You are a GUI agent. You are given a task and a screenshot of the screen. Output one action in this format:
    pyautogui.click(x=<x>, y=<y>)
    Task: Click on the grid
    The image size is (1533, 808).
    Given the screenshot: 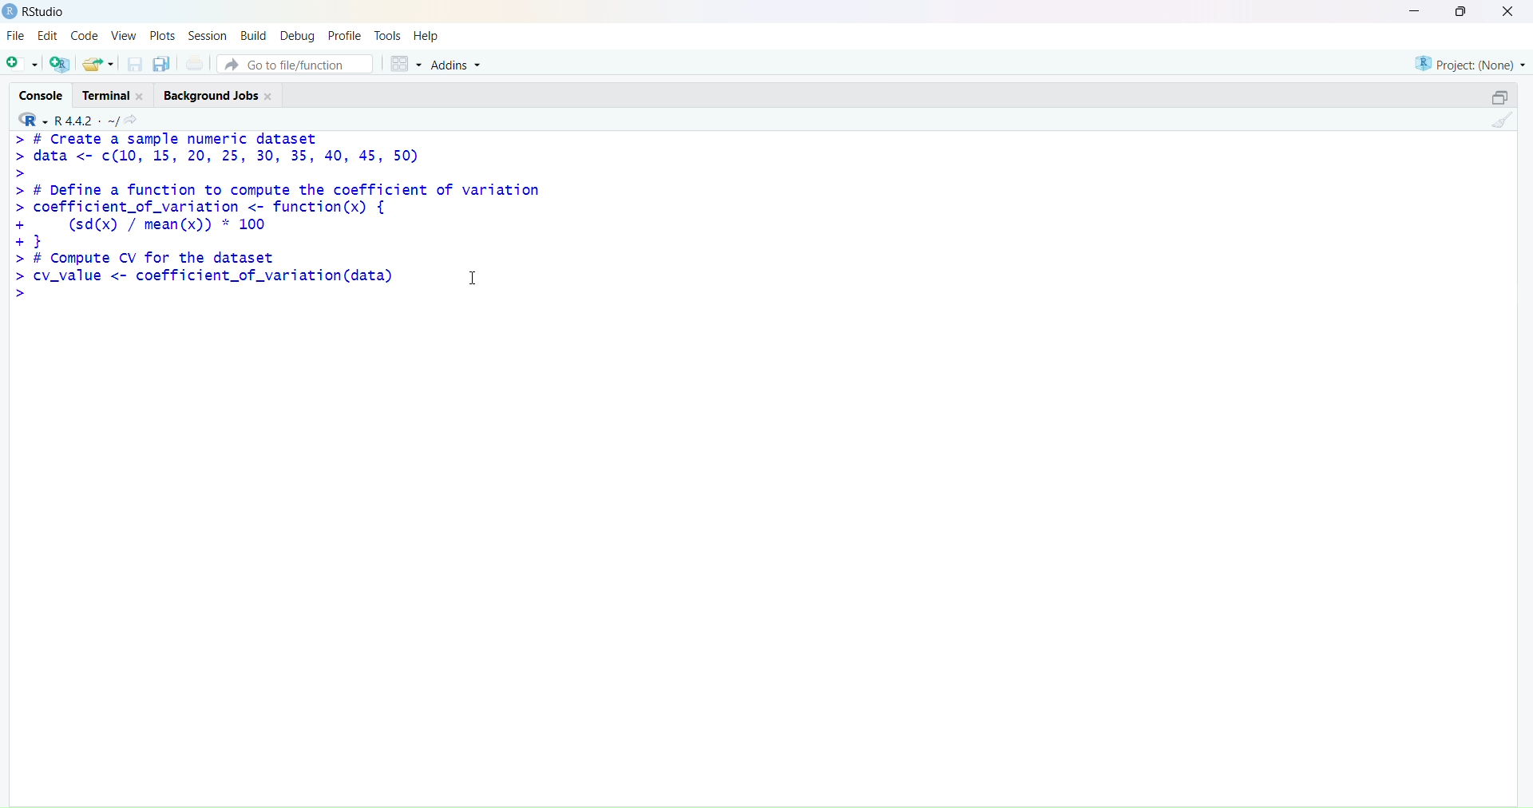 What is the action you would take?
    pyautogui.click(x=407, y=64)
    